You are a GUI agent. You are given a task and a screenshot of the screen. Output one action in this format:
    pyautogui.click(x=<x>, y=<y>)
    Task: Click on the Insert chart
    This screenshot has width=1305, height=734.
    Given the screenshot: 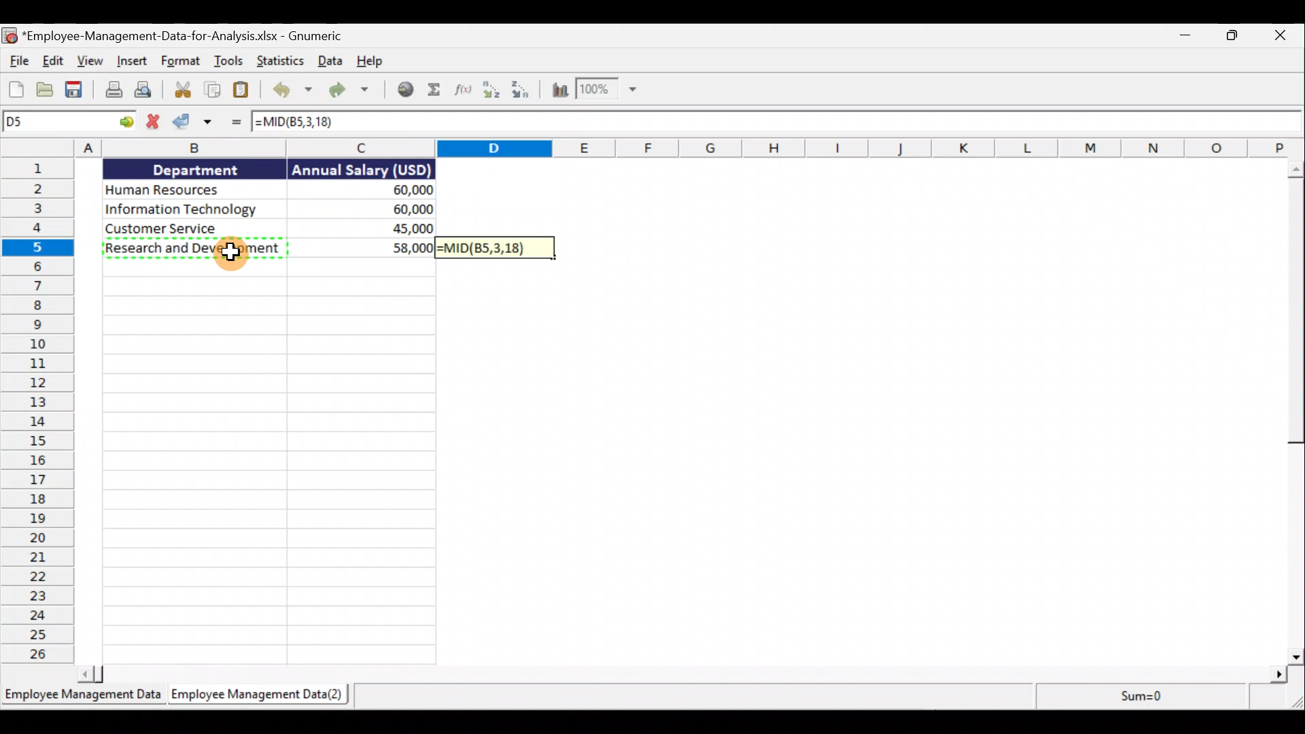 What is the action you would take?
    pyautogui.click(x=561, y=92)
    